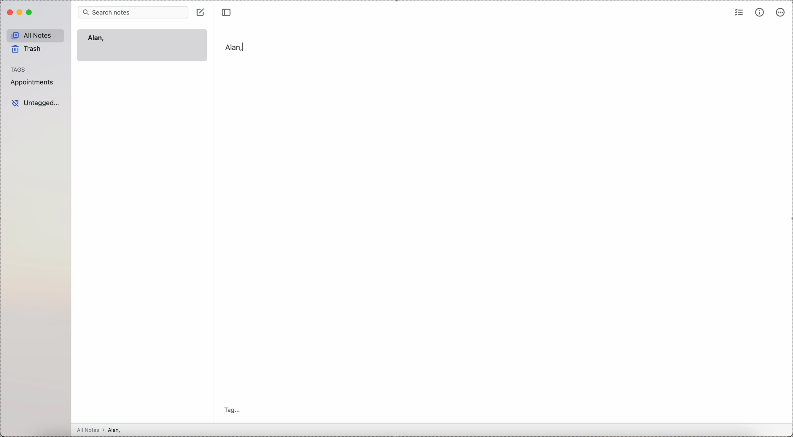  I want to click on check list, so click(739, 12).